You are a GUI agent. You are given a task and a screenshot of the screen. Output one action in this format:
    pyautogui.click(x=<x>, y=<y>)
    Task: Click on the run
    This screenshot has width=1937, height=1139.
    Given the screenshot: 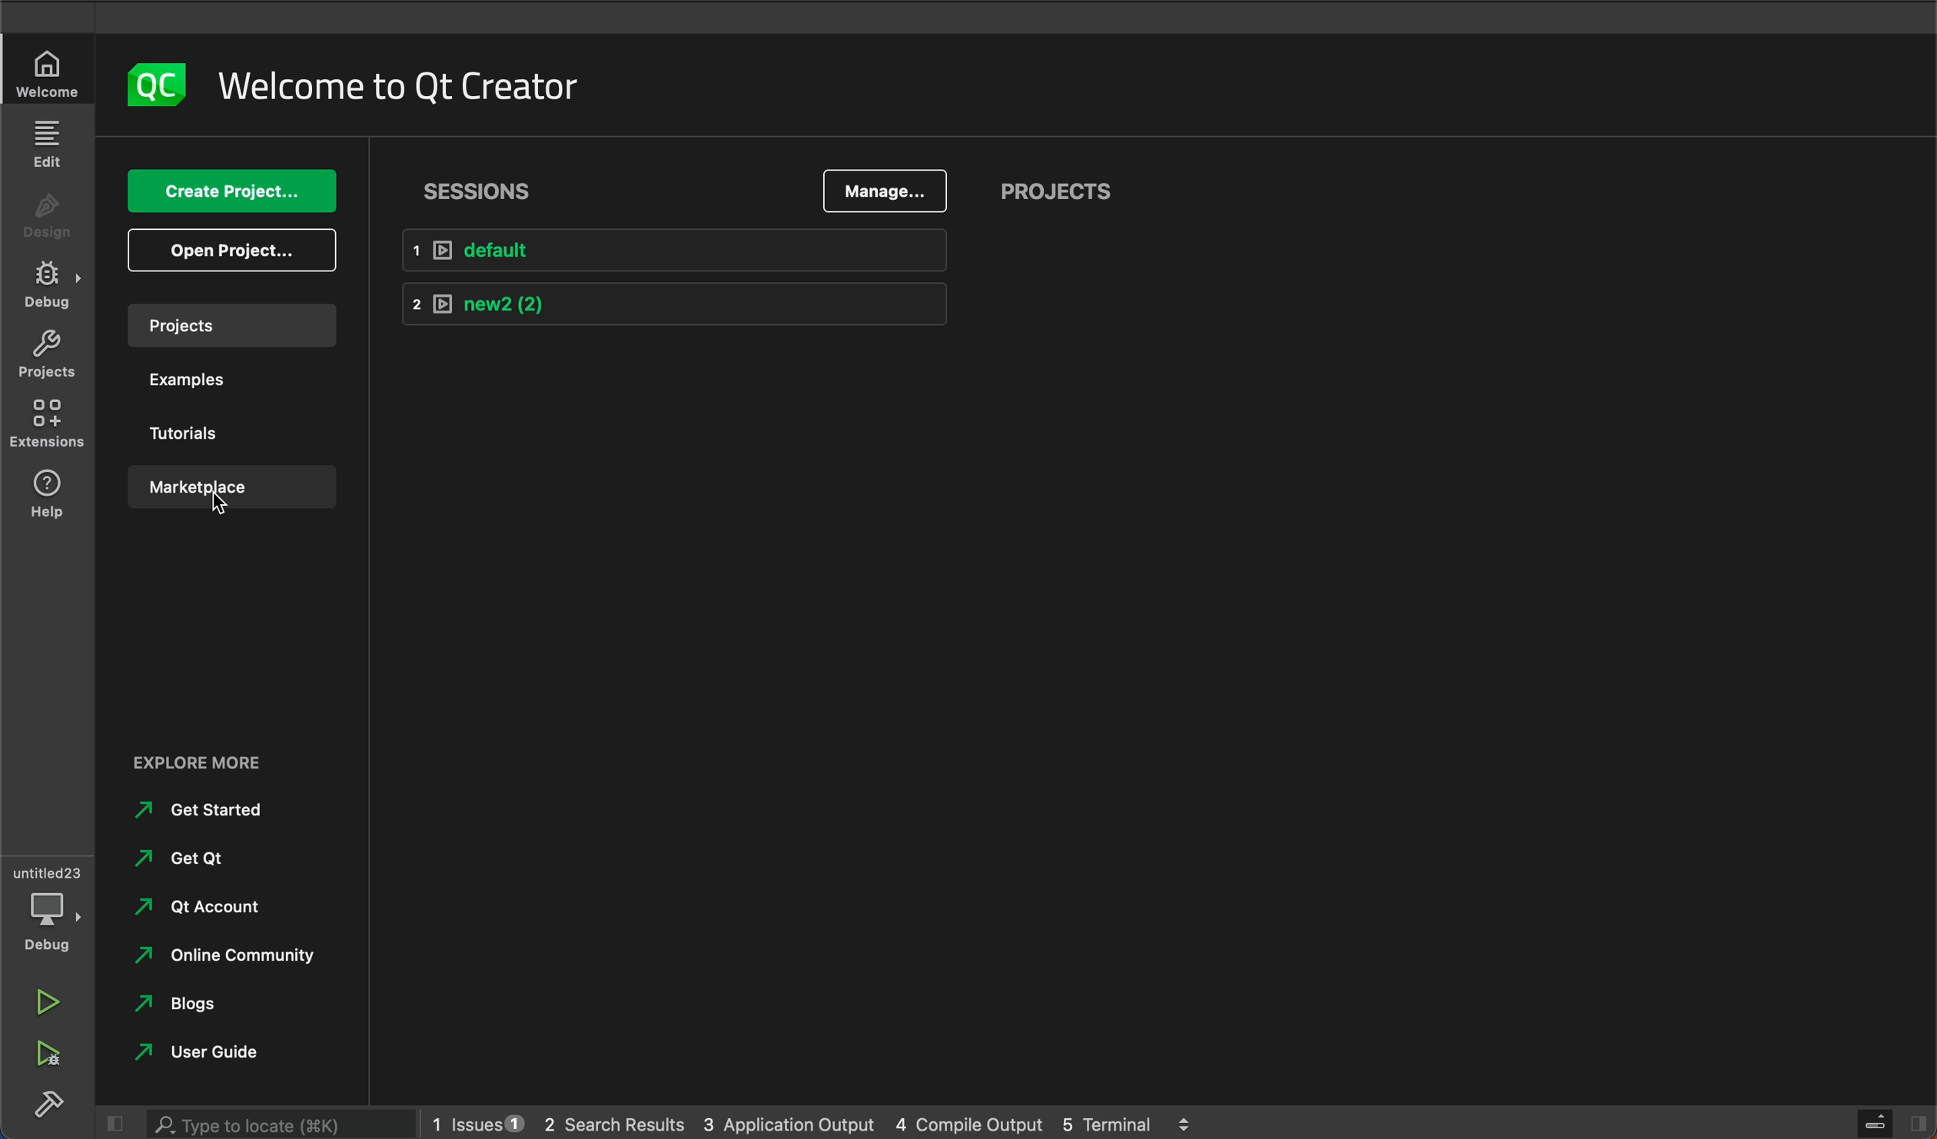 What is the action you would take?
    pyautogui.click(x=48, y=999)
    